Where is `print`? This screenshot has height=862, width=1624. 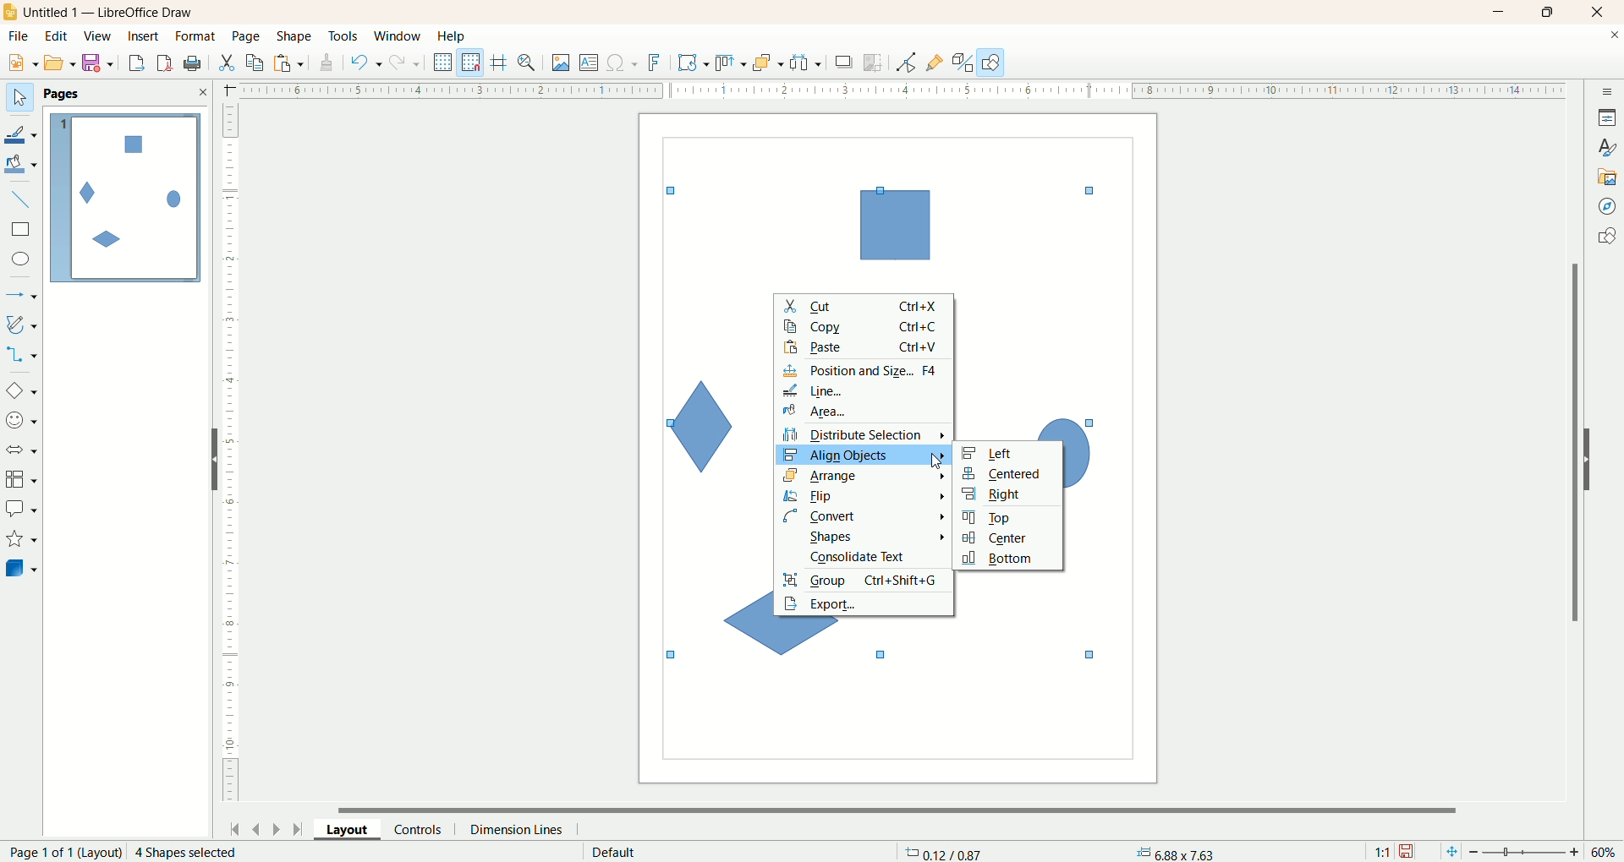 print is located at coordinates (167, 63).